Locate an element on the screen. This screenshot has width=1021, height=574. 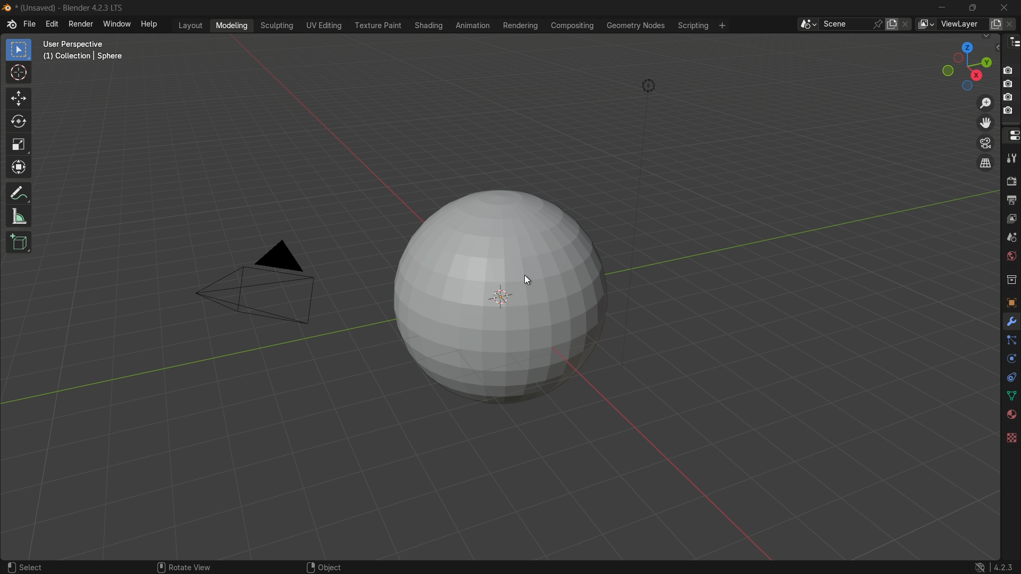
browse views is located at coordinates (925, 24).